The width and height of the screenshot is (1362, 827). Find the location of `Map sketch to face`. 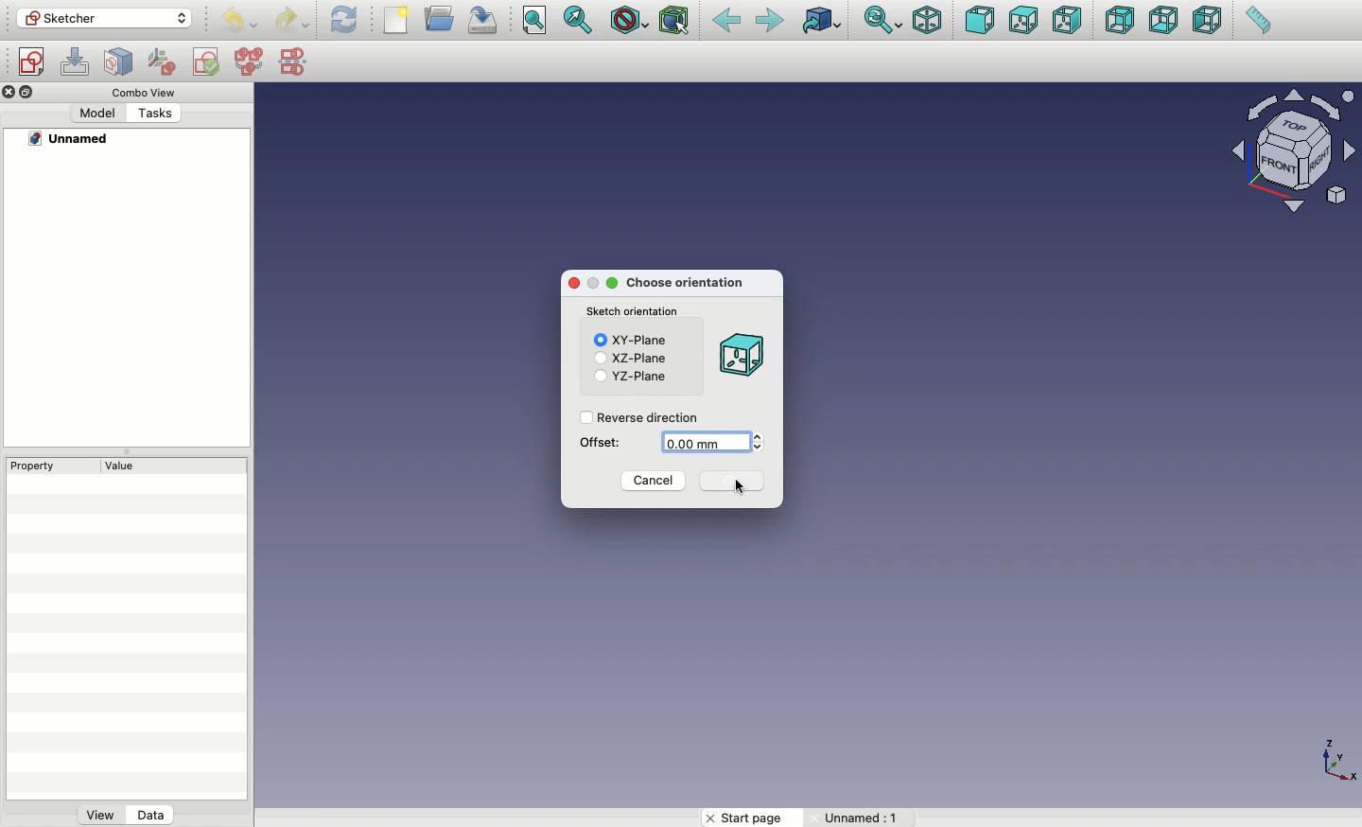

Map sketch to face is located at coordinates (119, 62).